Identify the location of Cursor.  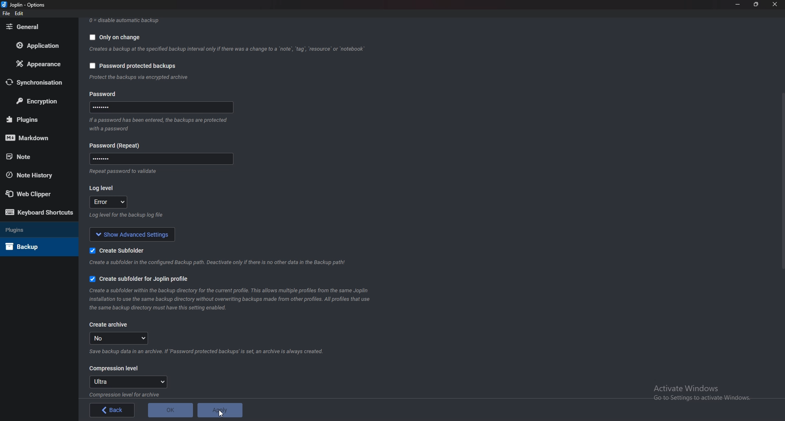
(221, 414).